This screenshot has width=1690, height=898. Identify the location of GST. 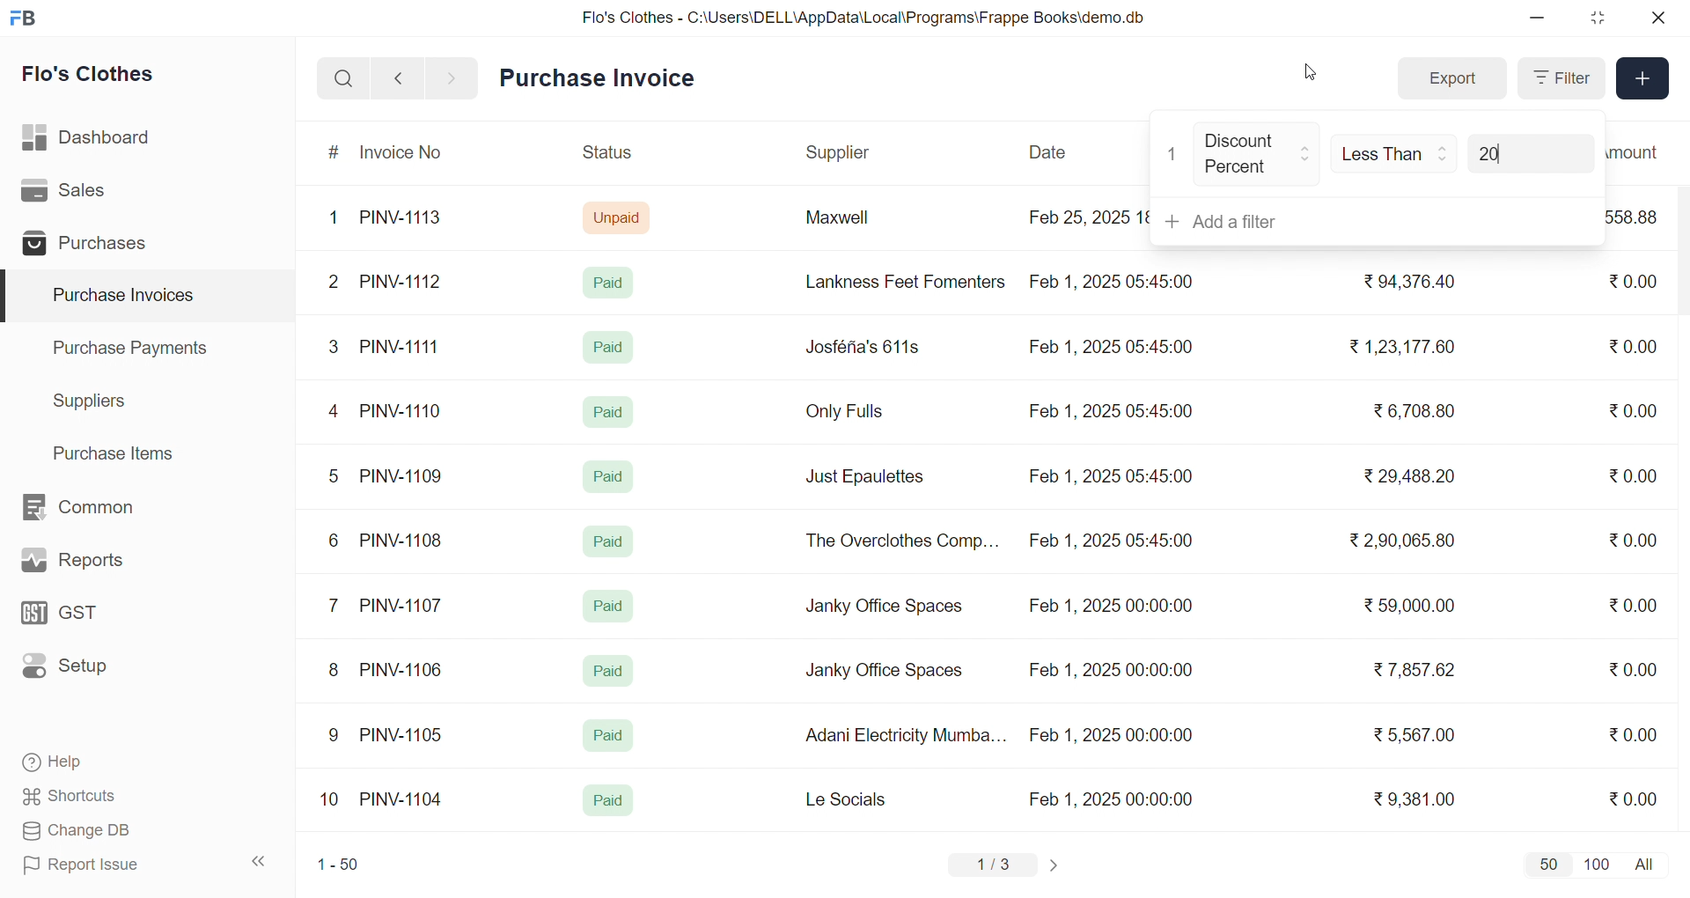
(92, 618).